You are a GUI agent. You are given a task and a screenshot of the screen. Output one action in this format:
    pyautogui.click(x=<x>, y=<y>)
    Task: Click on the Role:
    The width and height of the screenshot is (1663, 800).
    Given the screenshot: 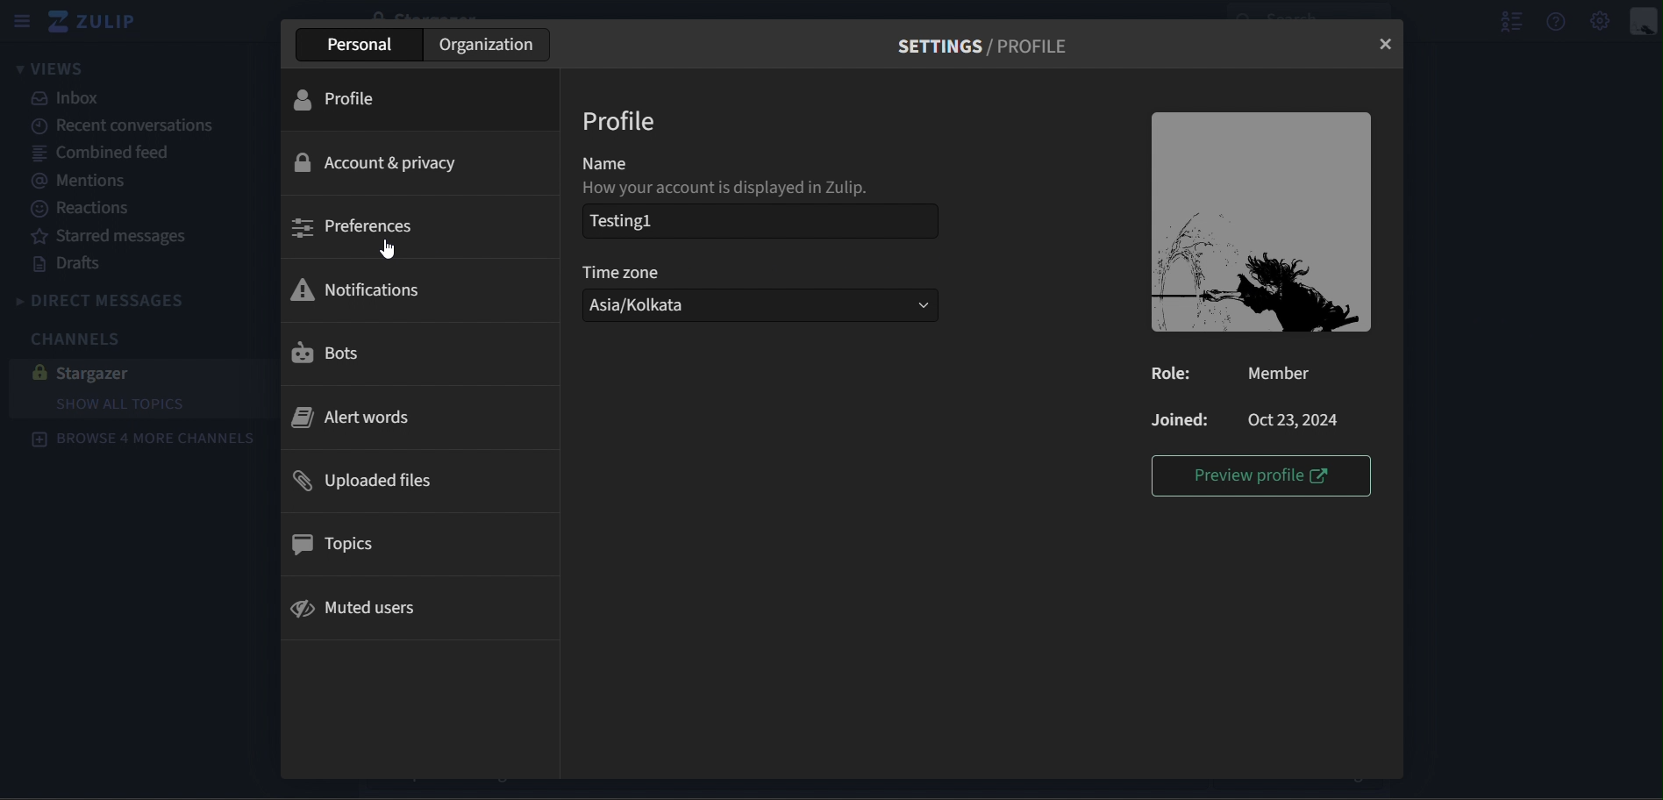 What is the action you would take?
    pyautogui.click(x=1178, y=372)
    